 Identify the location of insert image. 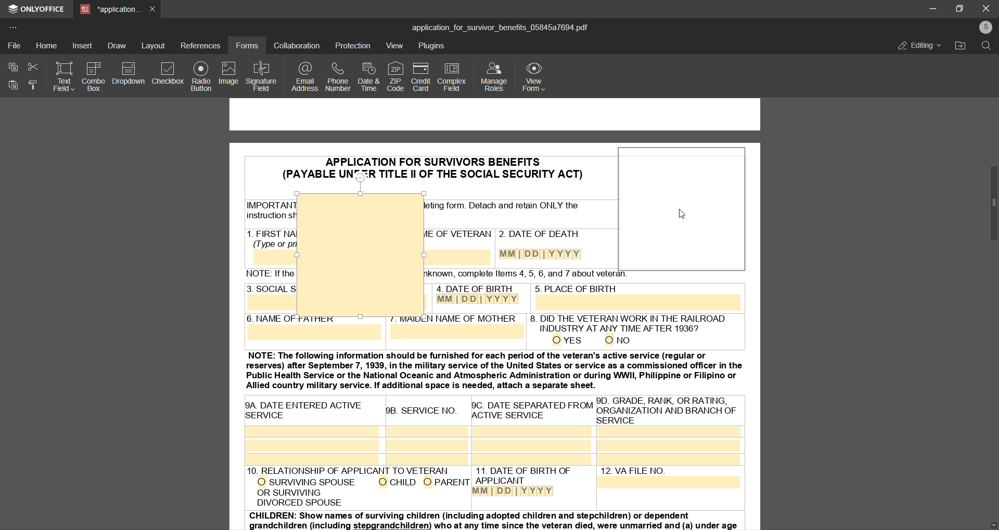
(264, 93).